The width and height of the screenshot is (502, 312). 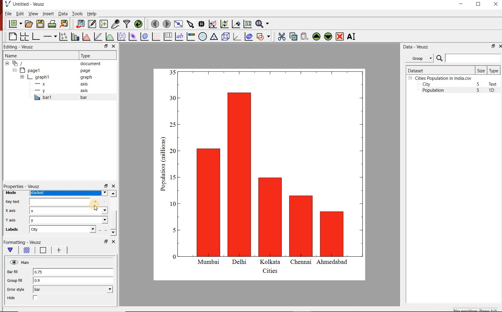 What do you see at coordinates (85, 36) in the screenshot?
I see `histogram of a dataset` at bounding box center [85, 36].